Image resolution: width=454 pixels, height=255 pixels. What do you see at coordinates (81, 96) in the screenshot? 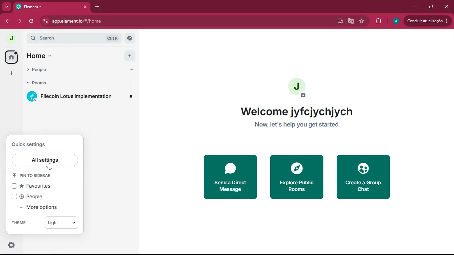
I see `filecoin lotus implementation` at bounding box center [81, 96].